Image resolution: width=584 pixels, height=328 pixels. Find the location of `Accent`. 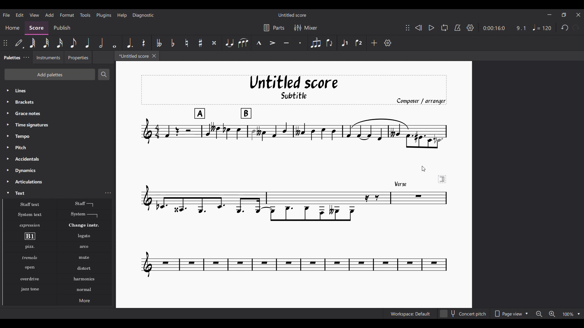

Accent is located at coordinates (273, 43).